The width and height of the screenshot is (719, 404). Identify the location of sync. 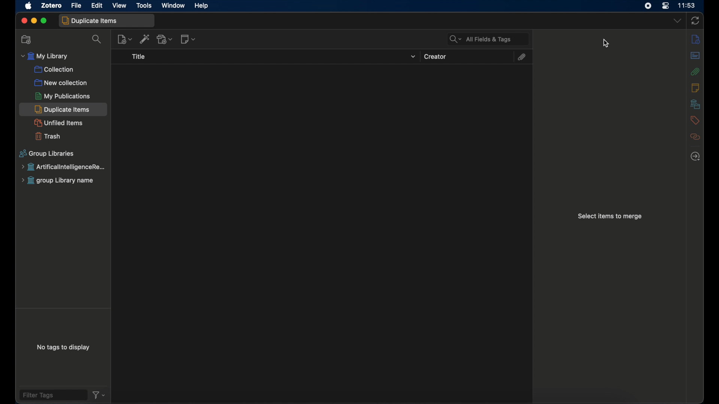
(695, 21).